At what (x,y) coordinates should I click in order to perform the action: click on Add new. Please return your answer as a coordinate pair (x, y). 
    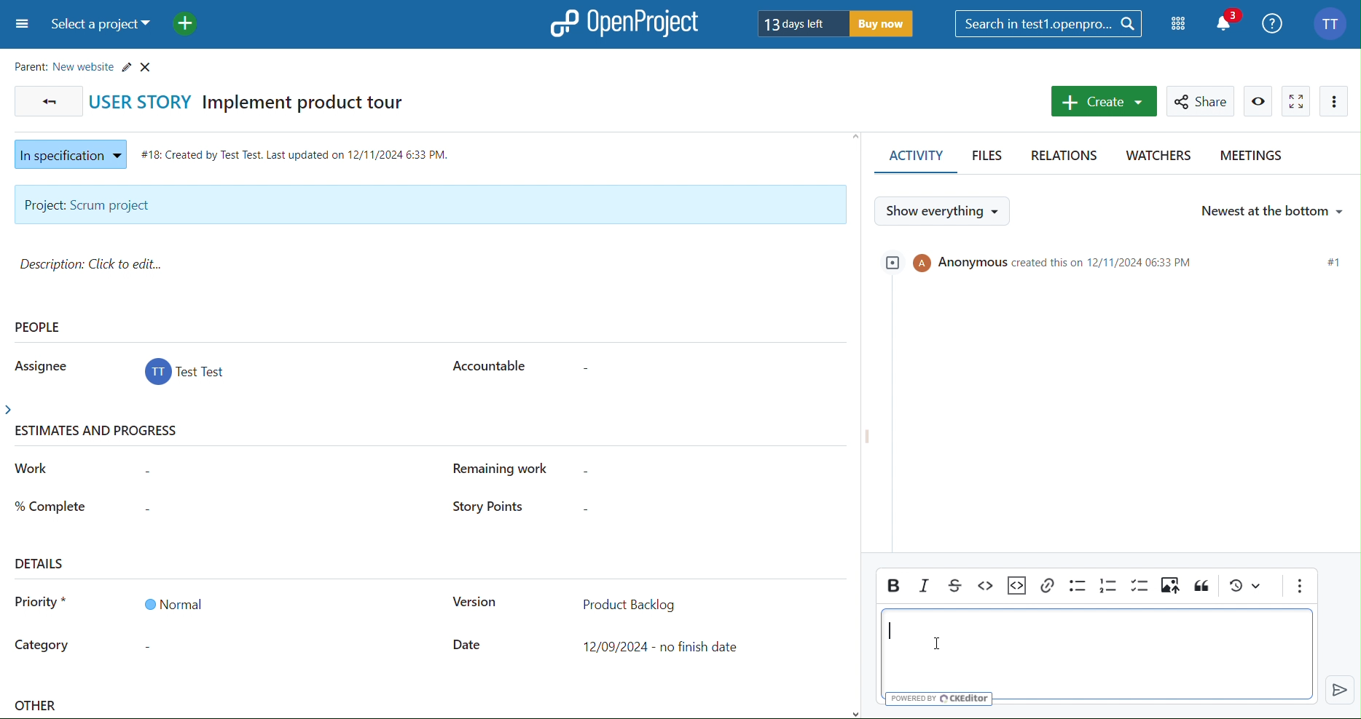
    Looking at the image, I should click on (187, 23).